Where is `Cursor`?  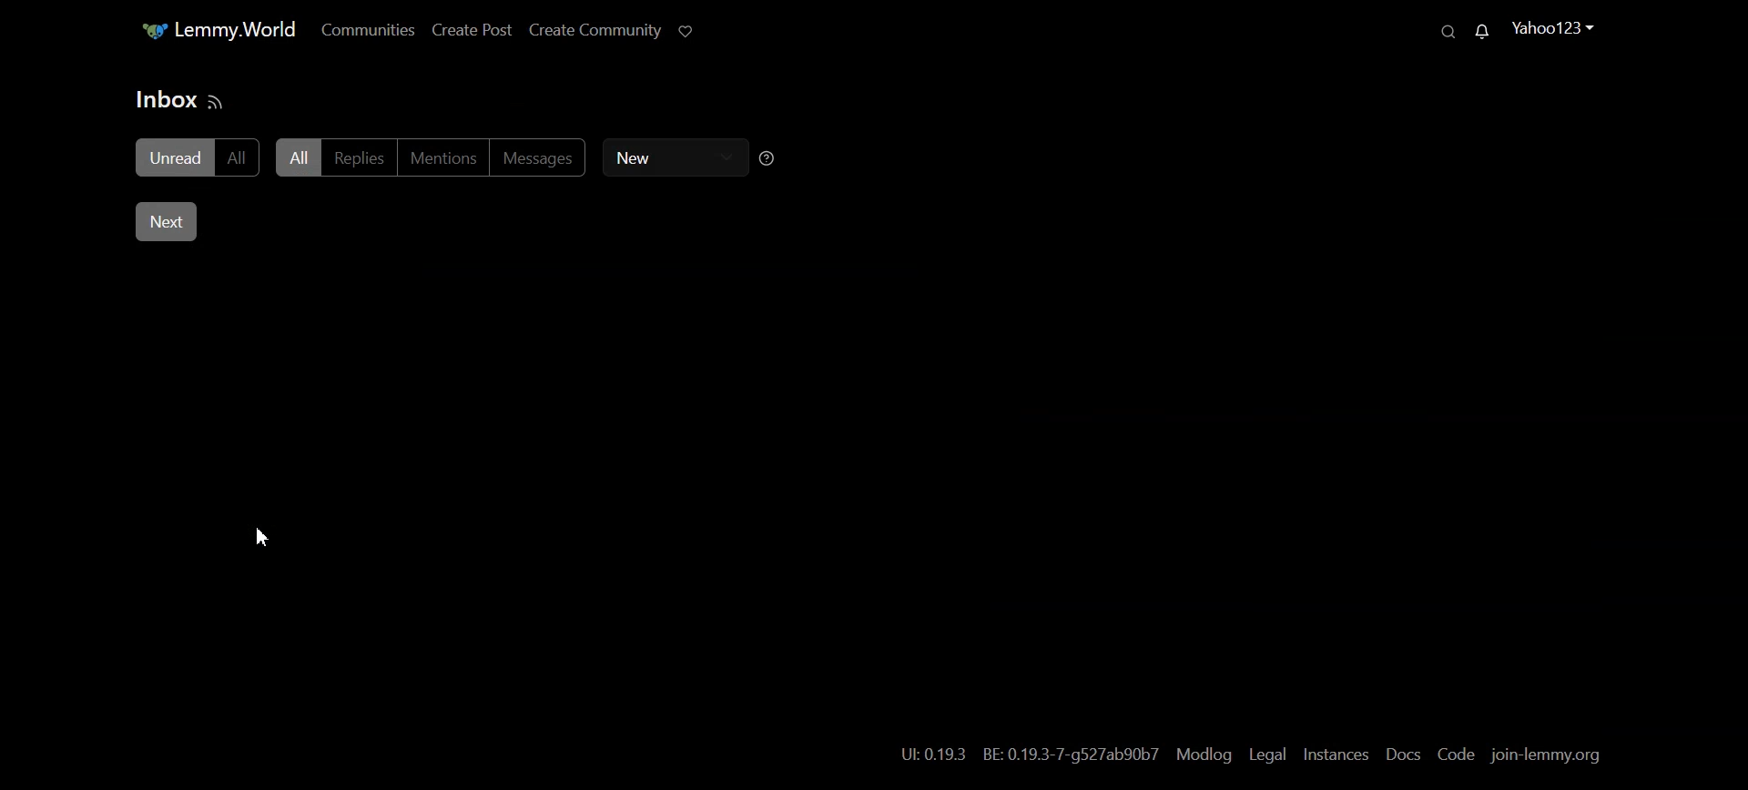 Cursor is located at coordinates (261, 538).